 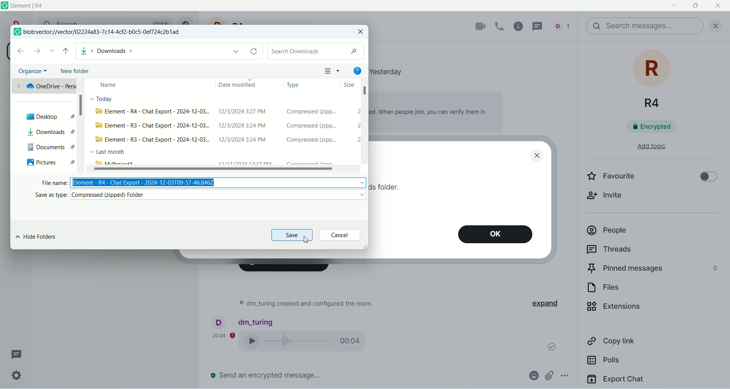 I want to click on save, so click(x=292, y=236).